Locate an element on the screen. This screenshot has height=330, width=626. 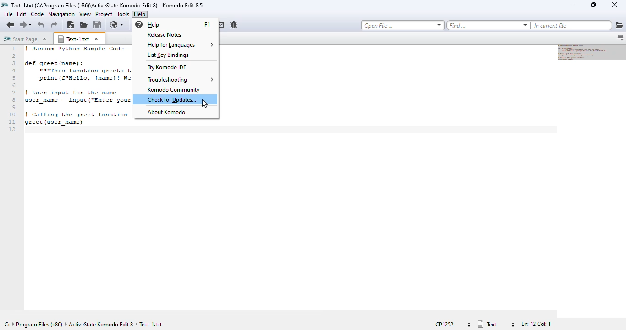
new file using default language is located at coordinates (71, 25).